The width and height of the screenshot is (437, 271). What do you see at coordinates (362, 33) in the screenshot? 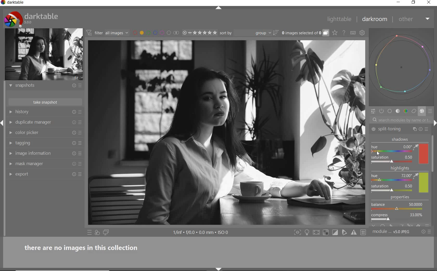
I see `show global preferences` at bounding box center [362, 33].